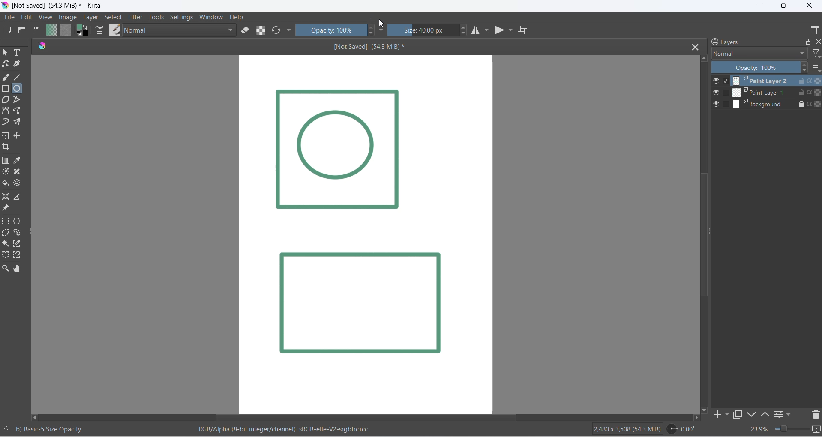 Image resolution: width=822 pixels, height=437 pixels. What do you see at coordinates (20, 233) in the screenshot?
I see `curve selection tool` at bounding box center [20, 233].